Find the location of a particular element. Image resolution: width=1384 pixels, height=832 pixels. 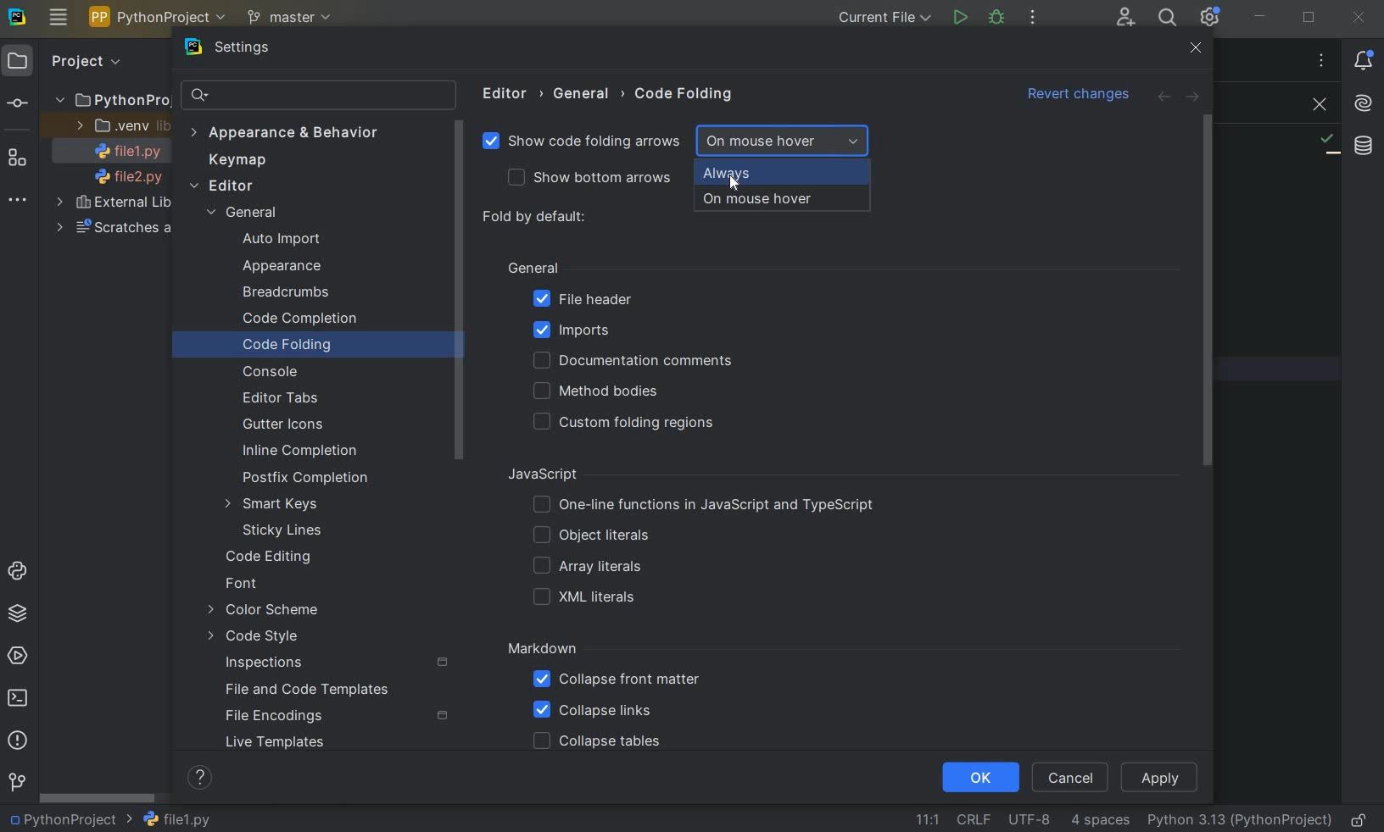

COMMIT is located at coordinates (17, 103).